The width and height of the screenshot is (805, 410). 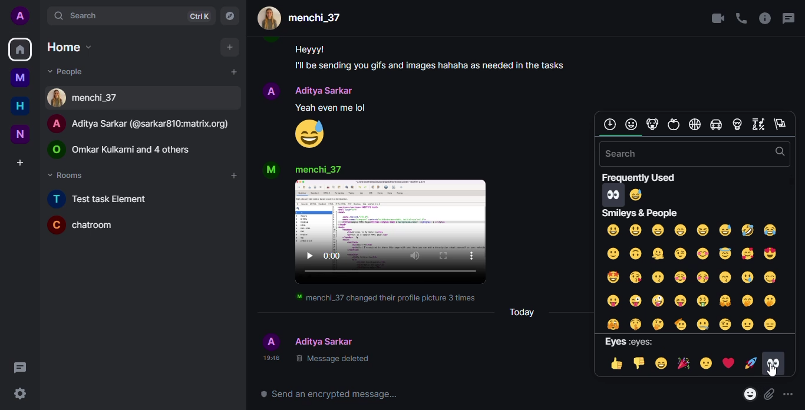 What do you see at coordinates (713, 18) in the screenshot?
I see `video call` at bounding box center [713, 18].